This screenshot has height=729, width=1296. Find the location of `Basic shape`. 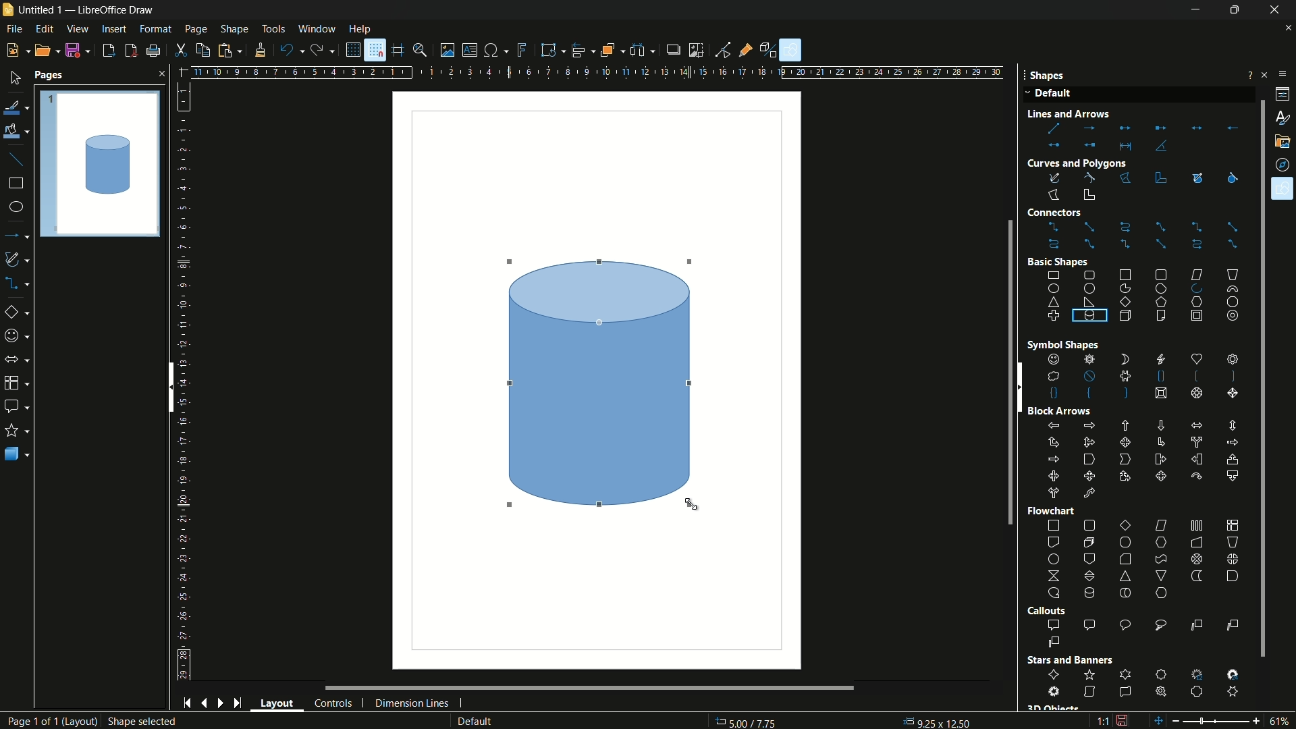

Basic shape is located at coordinates (1058, 261).